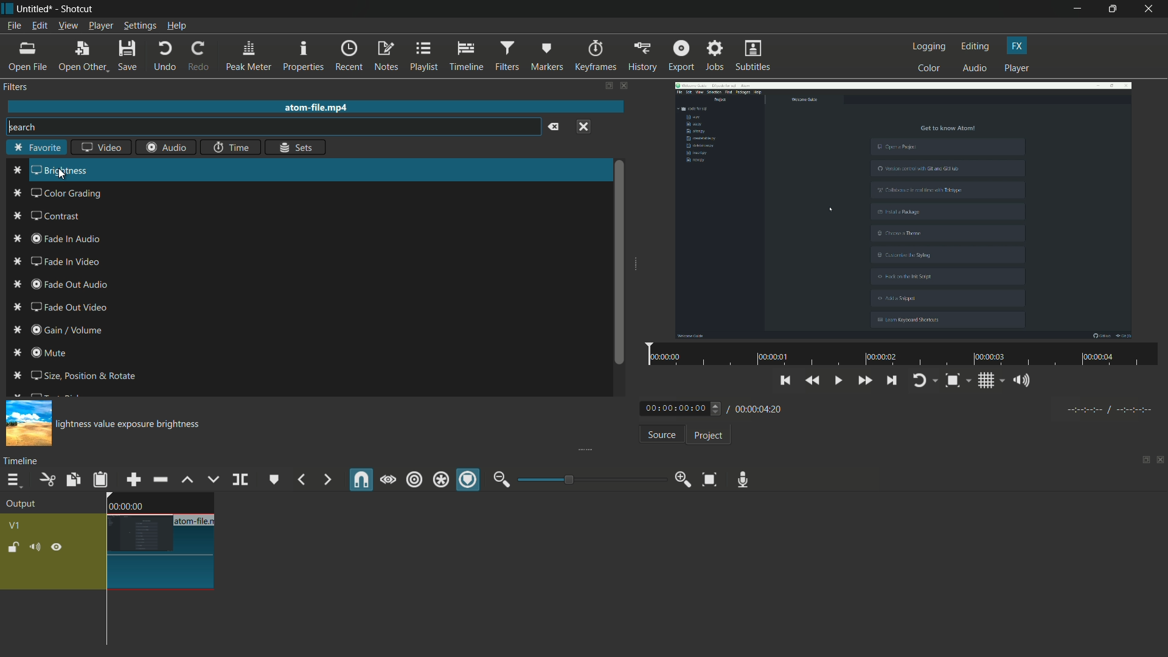 This screenshot has width=1168, height=657. Describe the element at coordinates (362, 480) in the screenshot. I see `snap` at that location.